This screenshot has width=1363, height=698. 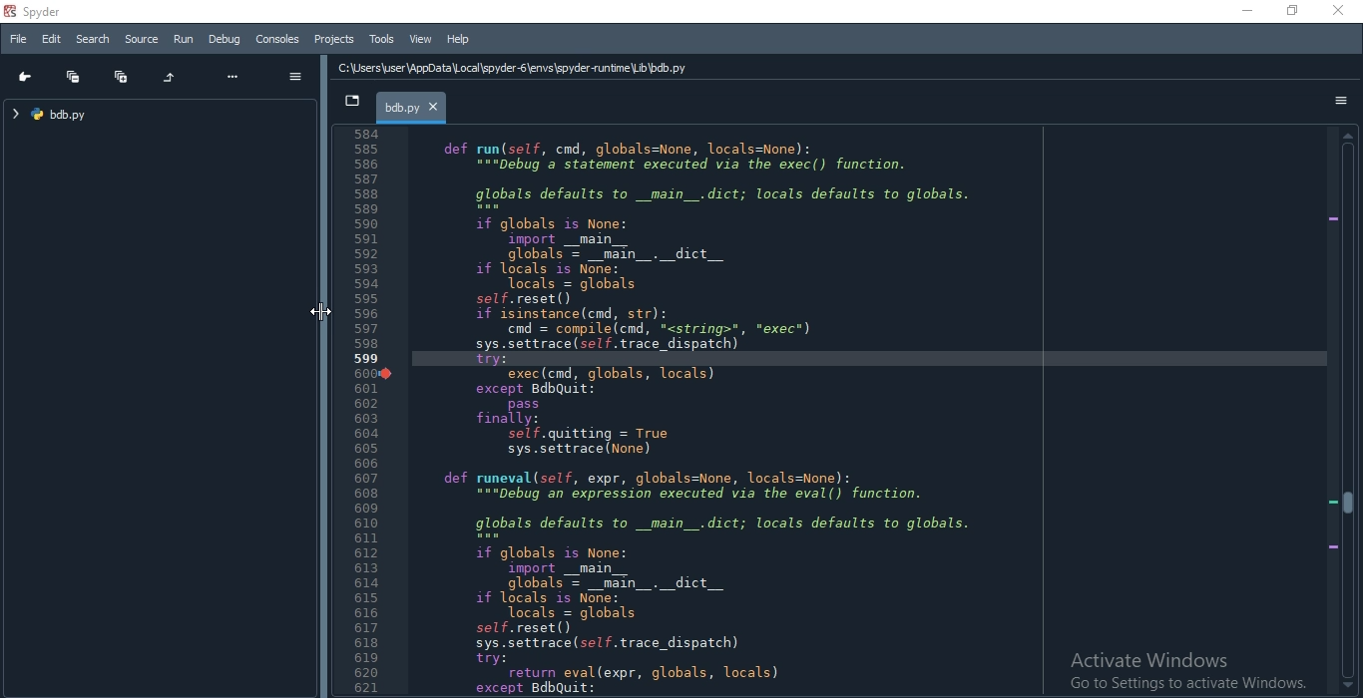 What do you see at coordinates (170, 78) in the screenshot?
I see `Restore original tree layout` at bounding box center [170, 78].